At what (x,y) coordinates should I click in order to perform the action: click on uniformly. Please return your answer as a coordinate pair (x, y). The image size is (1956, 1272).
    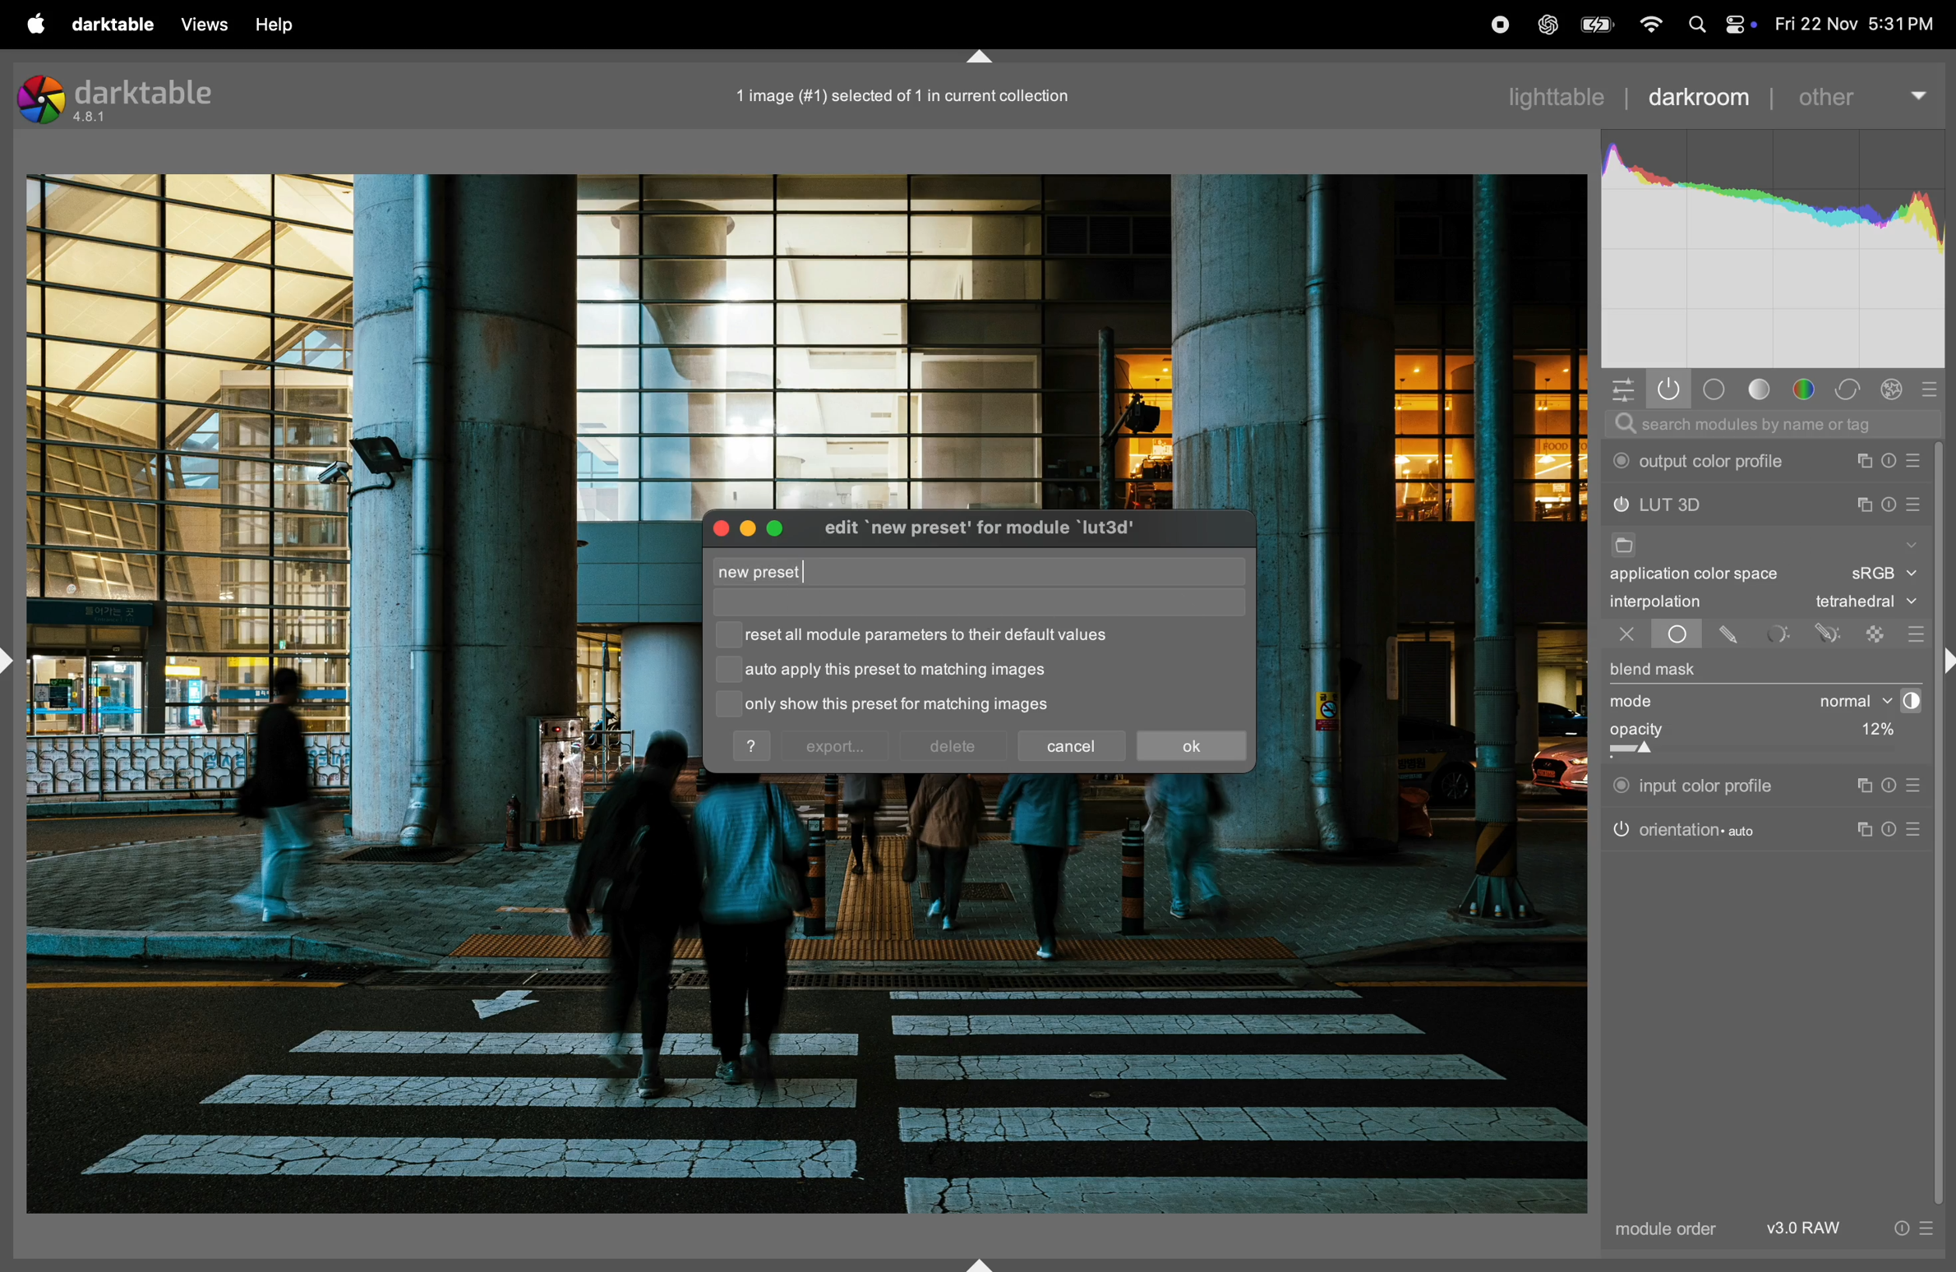
    Looking at the image, I should click on (1662, 634).